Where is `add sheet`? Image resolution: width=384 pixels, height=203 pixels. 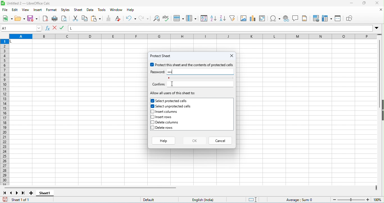 add sheet is located at coordinates (32, 193).